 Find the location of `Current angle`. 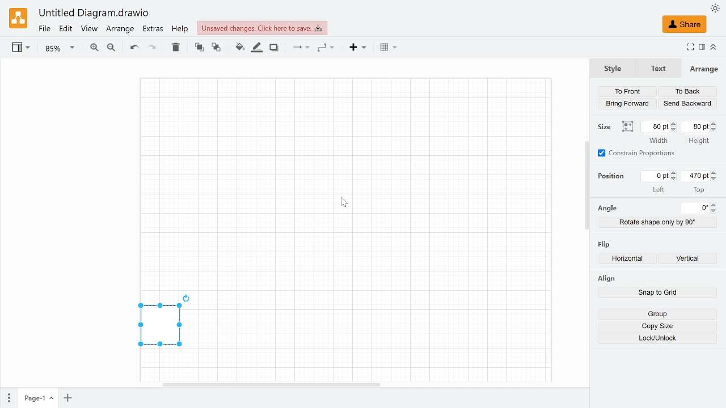

Current angle is located at coordinates (696, 208).